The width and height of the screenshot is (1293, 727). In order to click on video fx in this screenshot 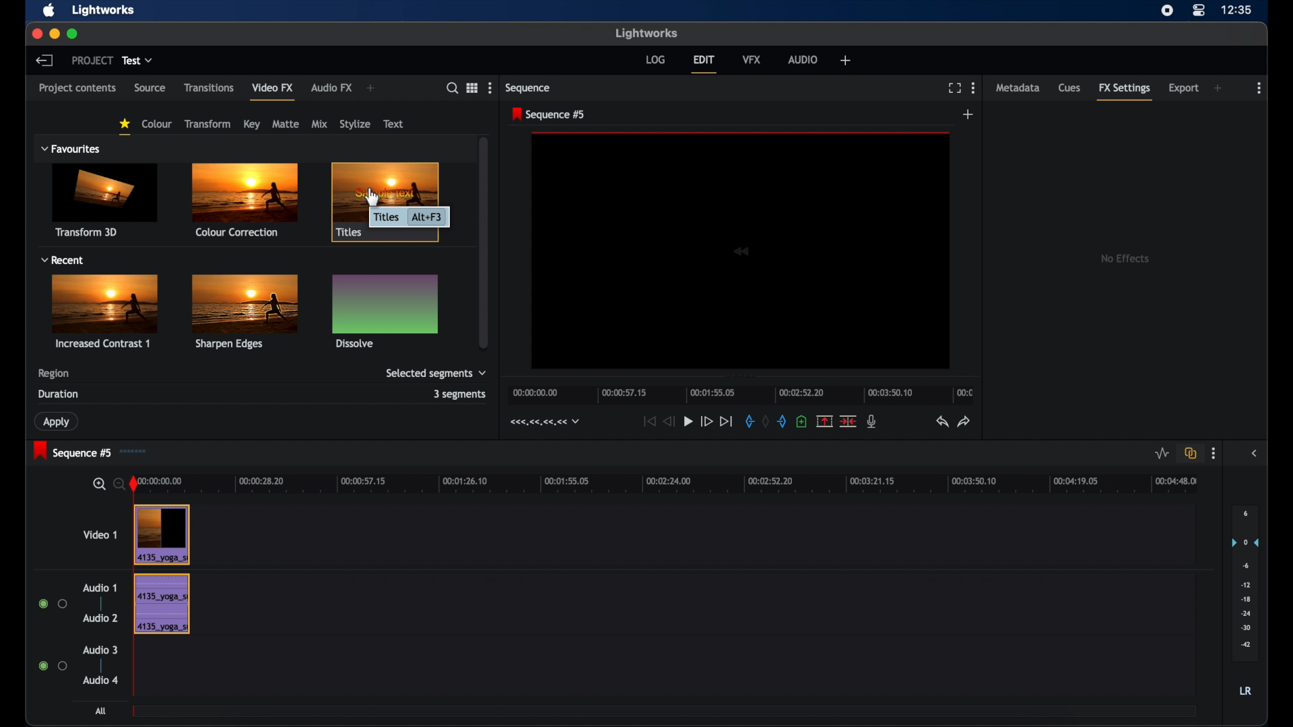, I will do `click(272, 87)`.